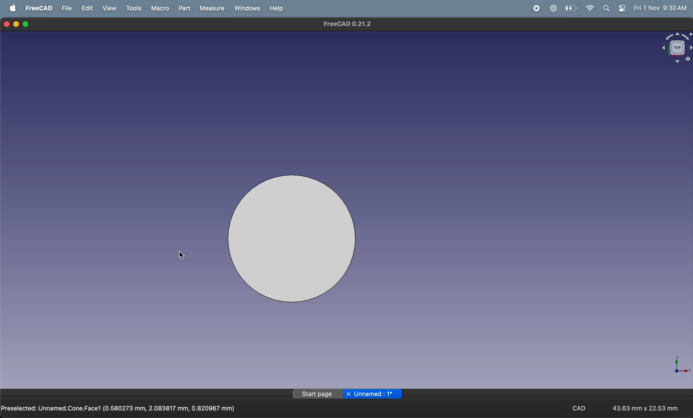 The image size is (693, 418). What do you see at coordinates (17, 24) in the screenshot?
I see `minimize` at bounding box center [17, 24].